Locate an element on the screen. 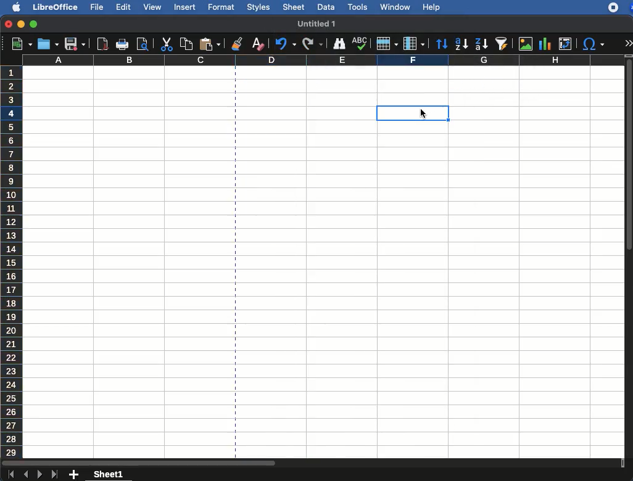 This screenshot has height=481, width=633. pivot table is located at coordinates (565, 44).